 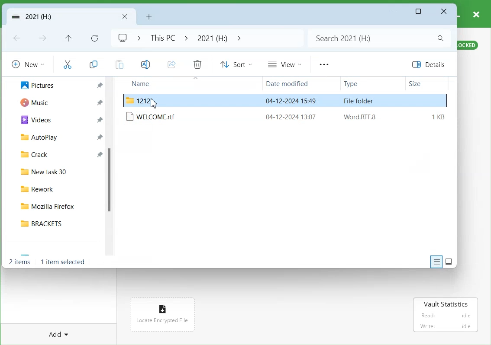 What do you see at coordinates (378, 38) in the screenshot?
I see `Search bar` at bounding box center [378, 38].